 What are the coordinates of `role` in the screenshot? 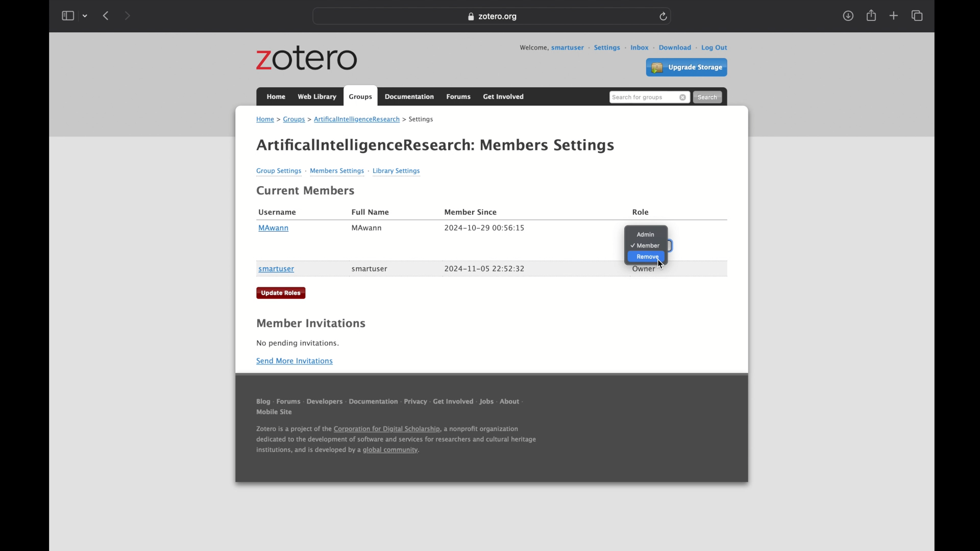 It's located at (642, 213).